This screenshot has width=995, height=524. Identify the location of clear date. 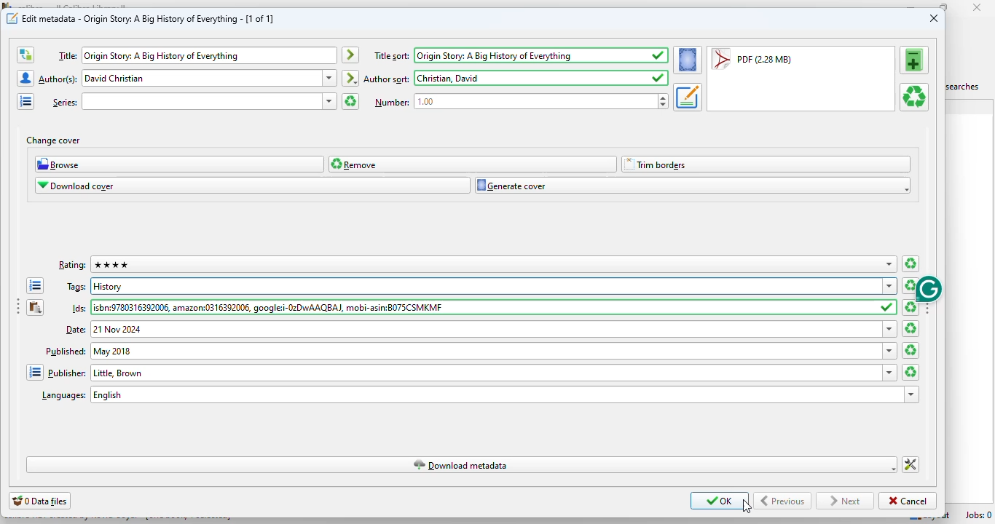
(911, 350).